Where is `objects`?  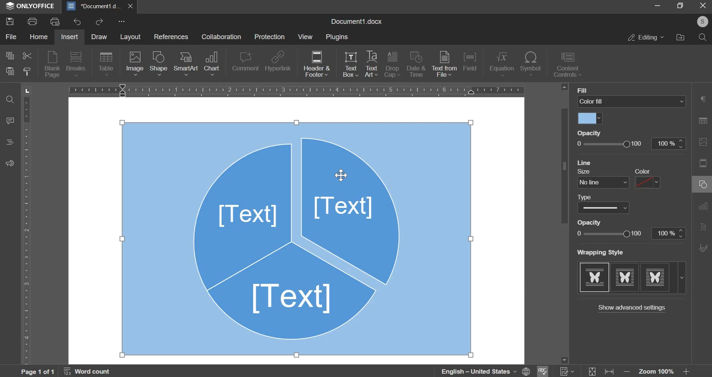
objects is located at coordinates (296, 238).